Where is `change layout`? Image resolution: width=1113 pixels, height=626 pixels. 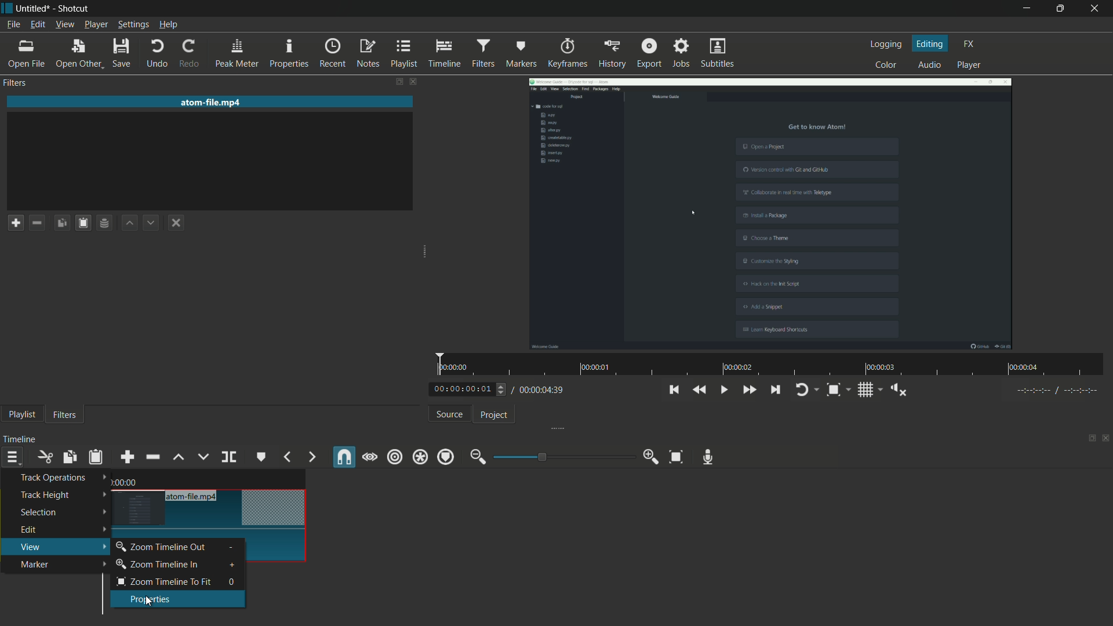
change layout is located at coordinates (1090, 438).